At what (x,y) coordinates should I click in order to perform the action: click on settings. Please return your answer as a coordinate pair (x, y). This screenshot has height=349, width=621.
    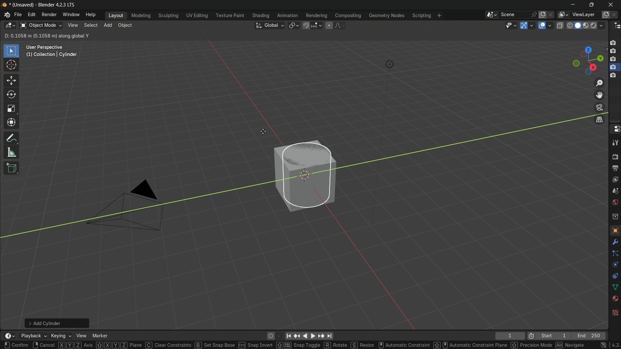
    Looking at the image, I should click on (614, 242).